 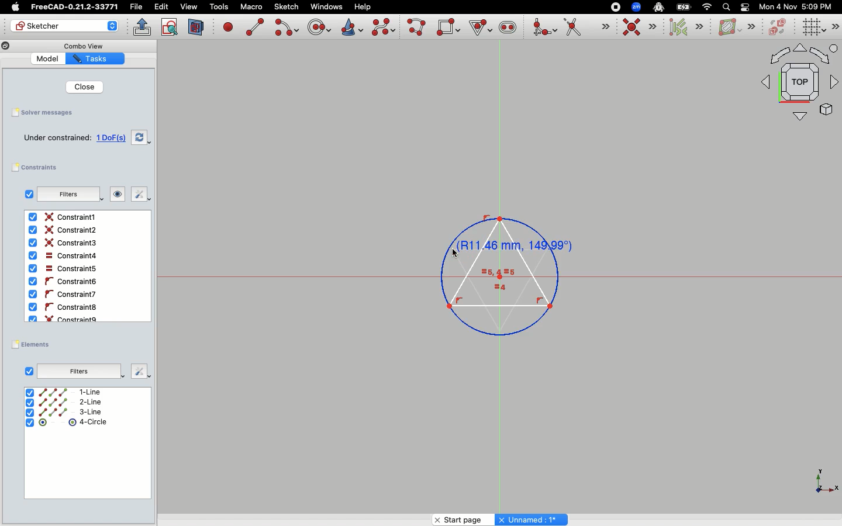 I want to click on Create Regular Polygon, so click(x=479, y=28).